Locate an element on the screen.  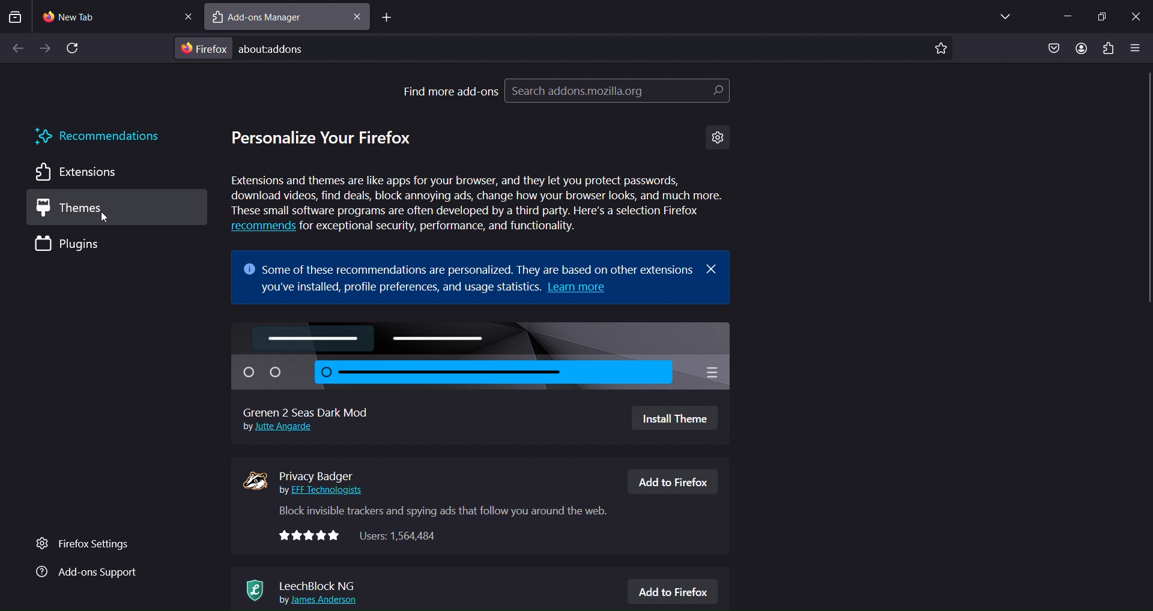
firefox settings is located at coordinates (91, 544).